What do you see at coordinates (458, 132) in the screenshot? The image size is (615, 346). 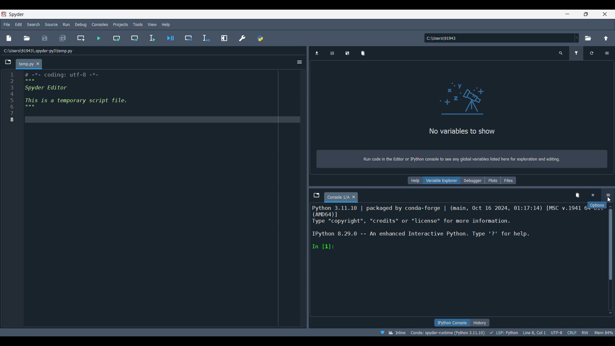 I see `No variables to show` at bounding box center [458, 132].